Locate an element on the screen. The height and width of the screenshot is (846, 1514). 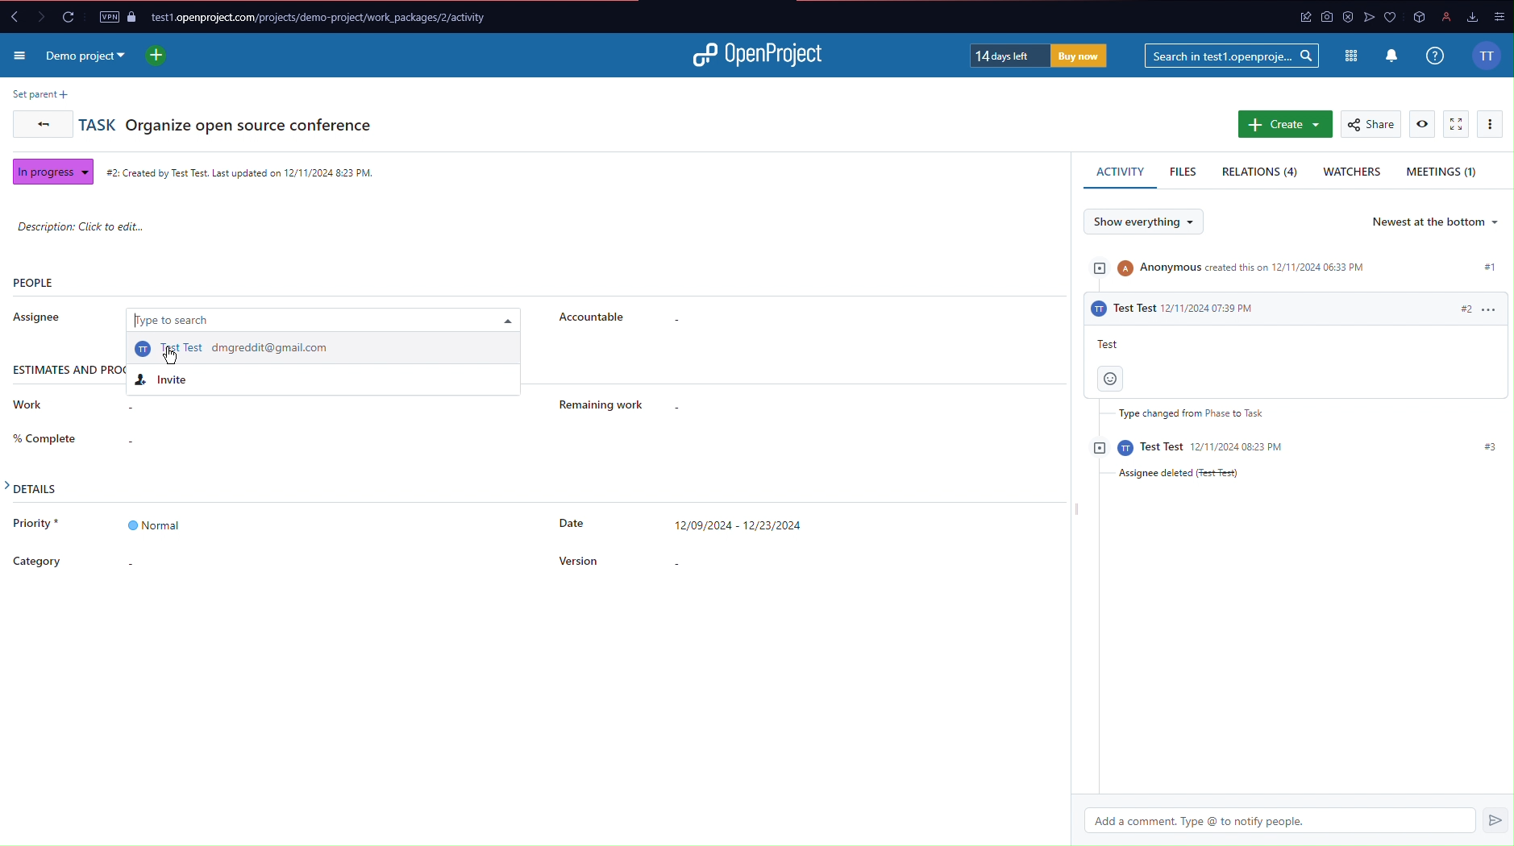
Trial Timer is located at coordinates (1039, 54).